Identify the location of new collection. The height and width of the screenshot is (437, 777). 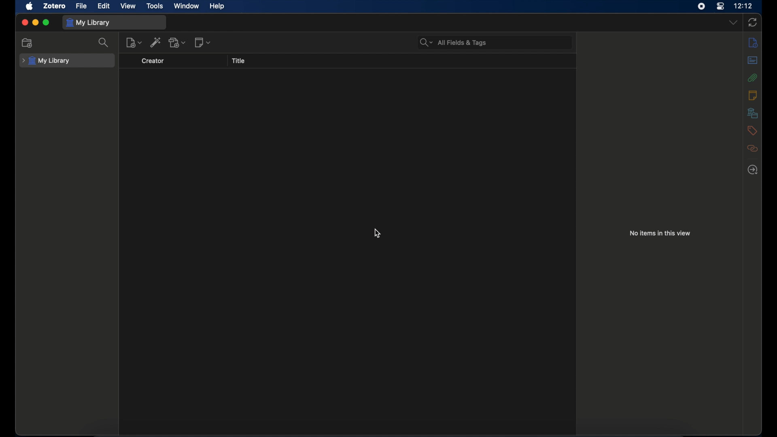
(27, 42).